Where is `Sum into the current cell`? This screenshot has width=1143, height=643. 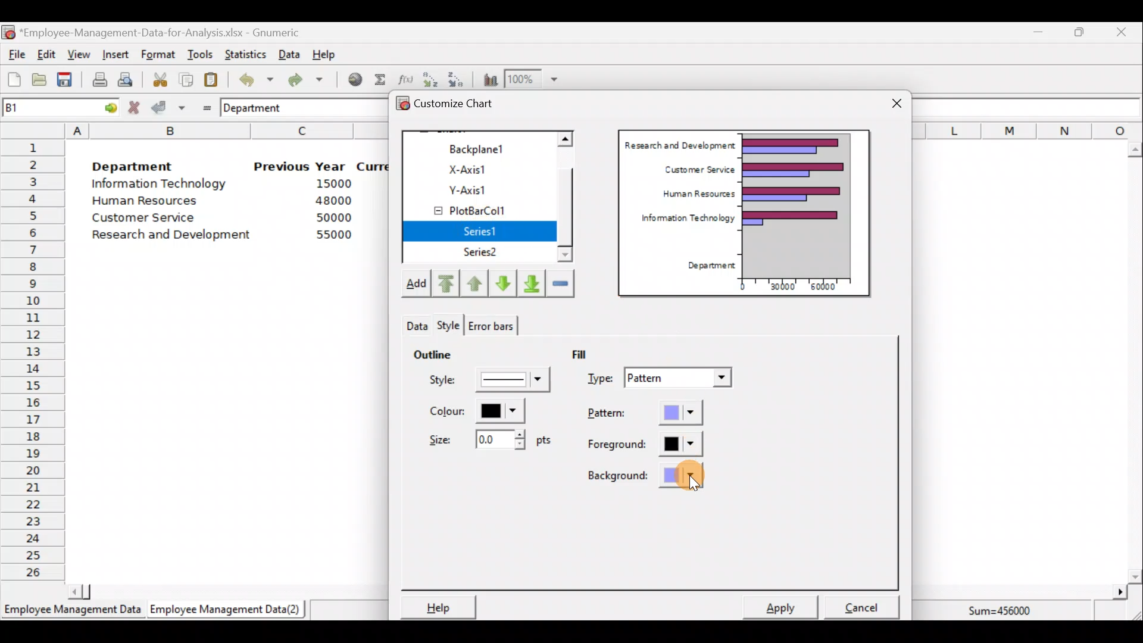
Sum into the current cell is located at coordinates (378, 79).